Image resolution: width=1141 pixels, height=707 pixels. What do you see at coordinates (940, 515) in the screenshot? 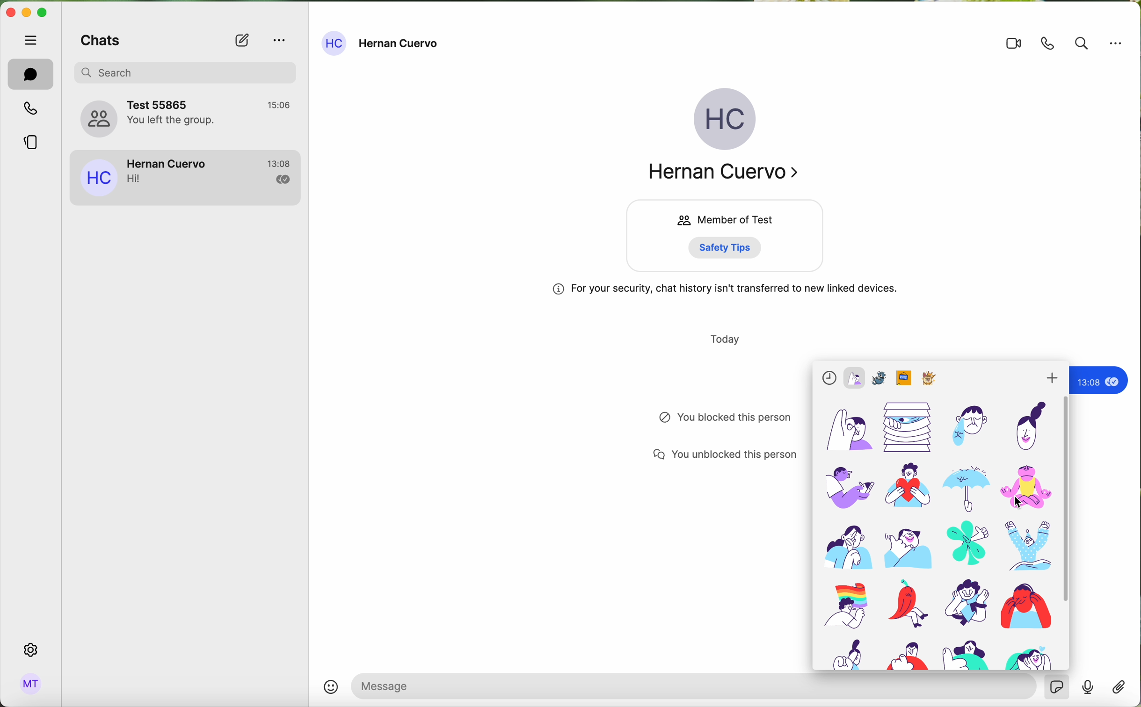
I see `various stickers` at bounding box center [940, 515].